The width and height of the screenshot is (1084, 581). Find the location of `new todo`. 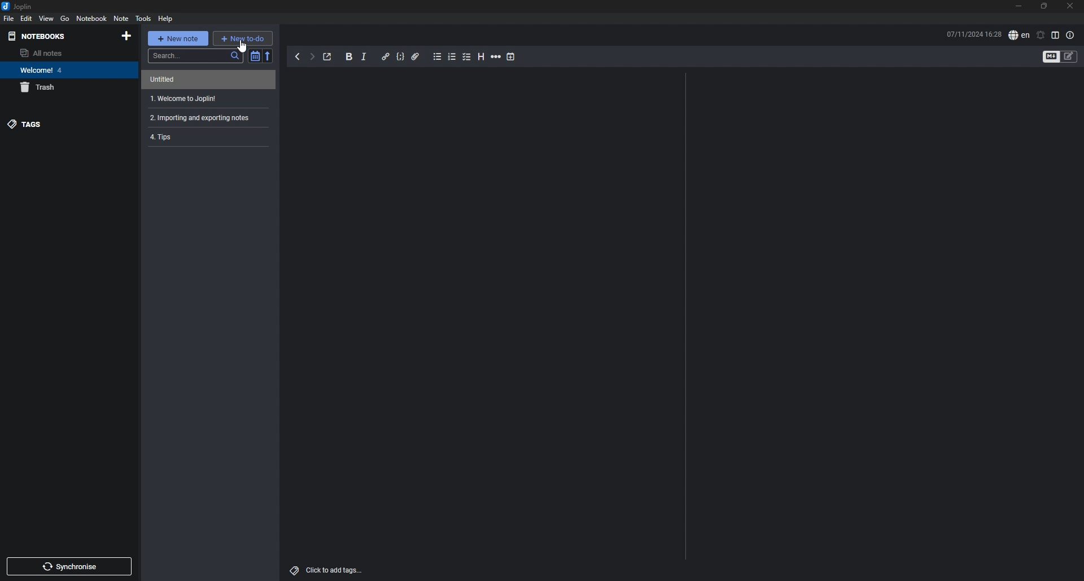

new todo is located at coordinates (243, 38).